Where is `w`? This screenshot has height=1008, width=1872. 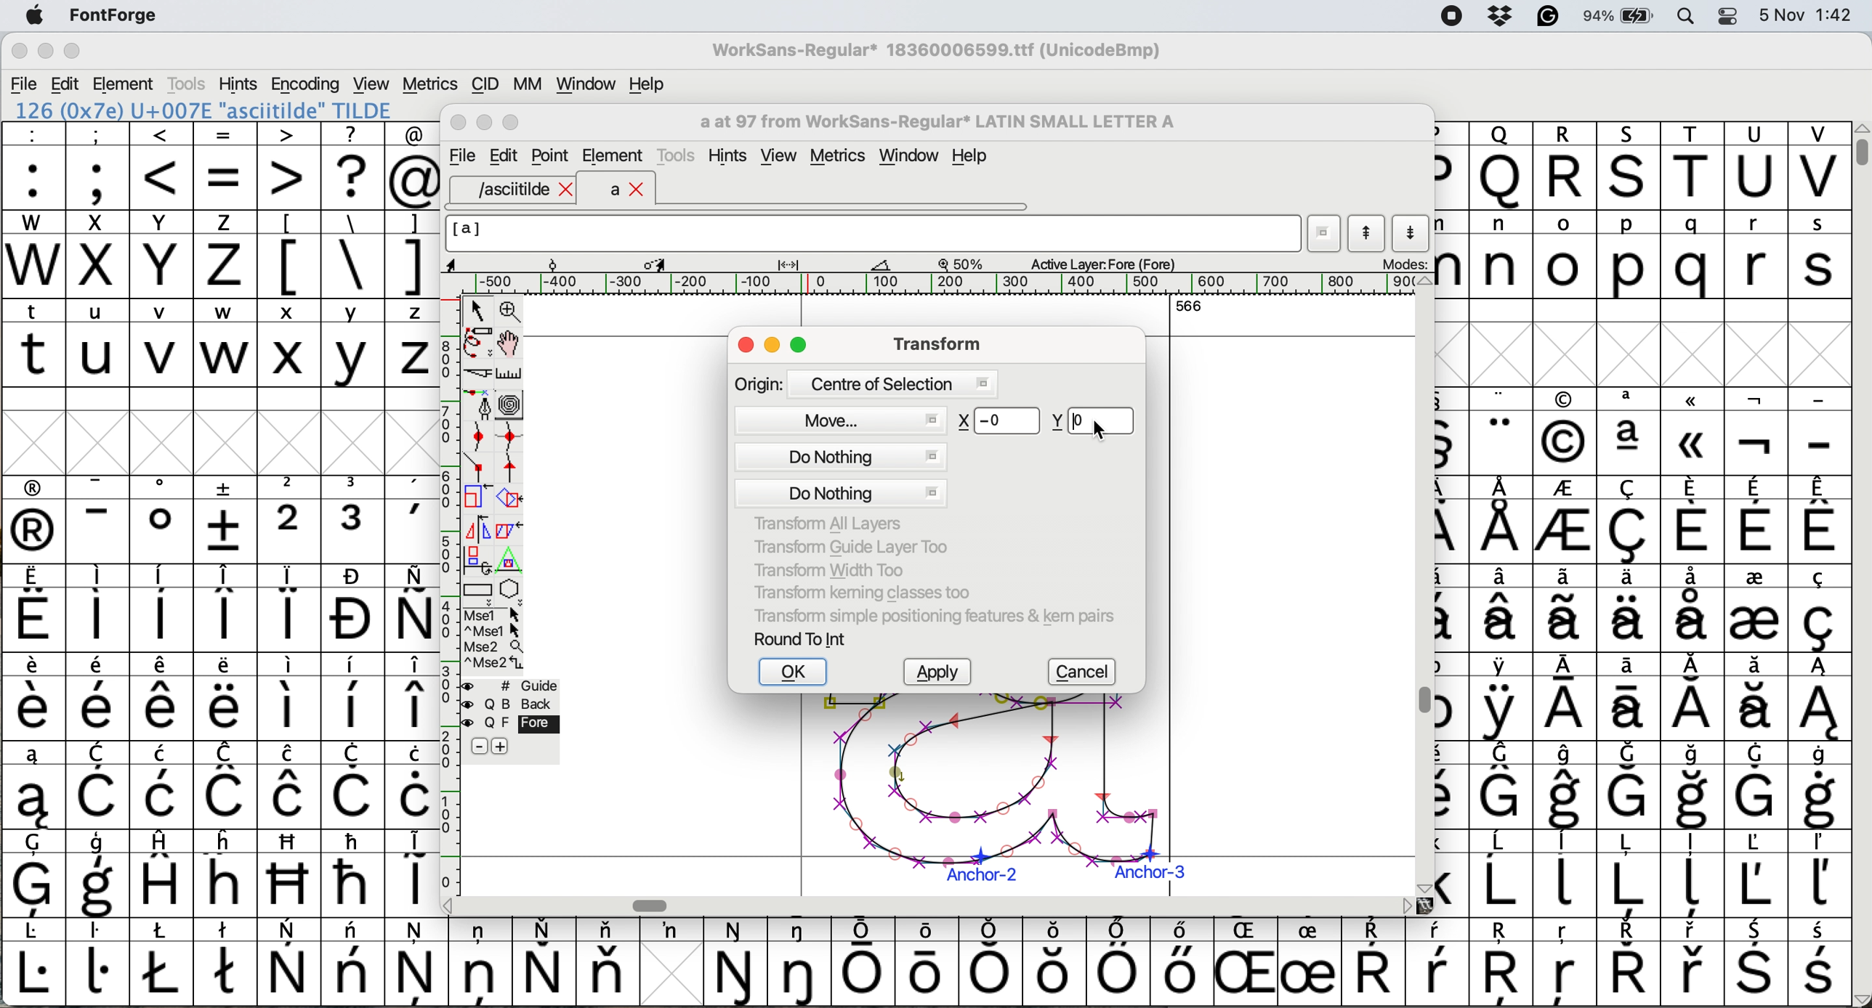 w is located at coordinates (225, 344).